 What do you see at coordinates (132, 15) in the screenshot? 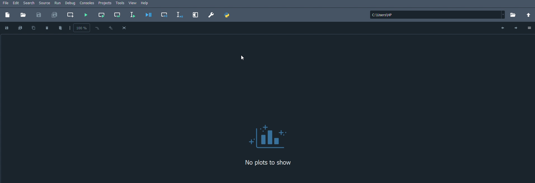
I see `Run selection or current line` at bounding box center [132, 15].